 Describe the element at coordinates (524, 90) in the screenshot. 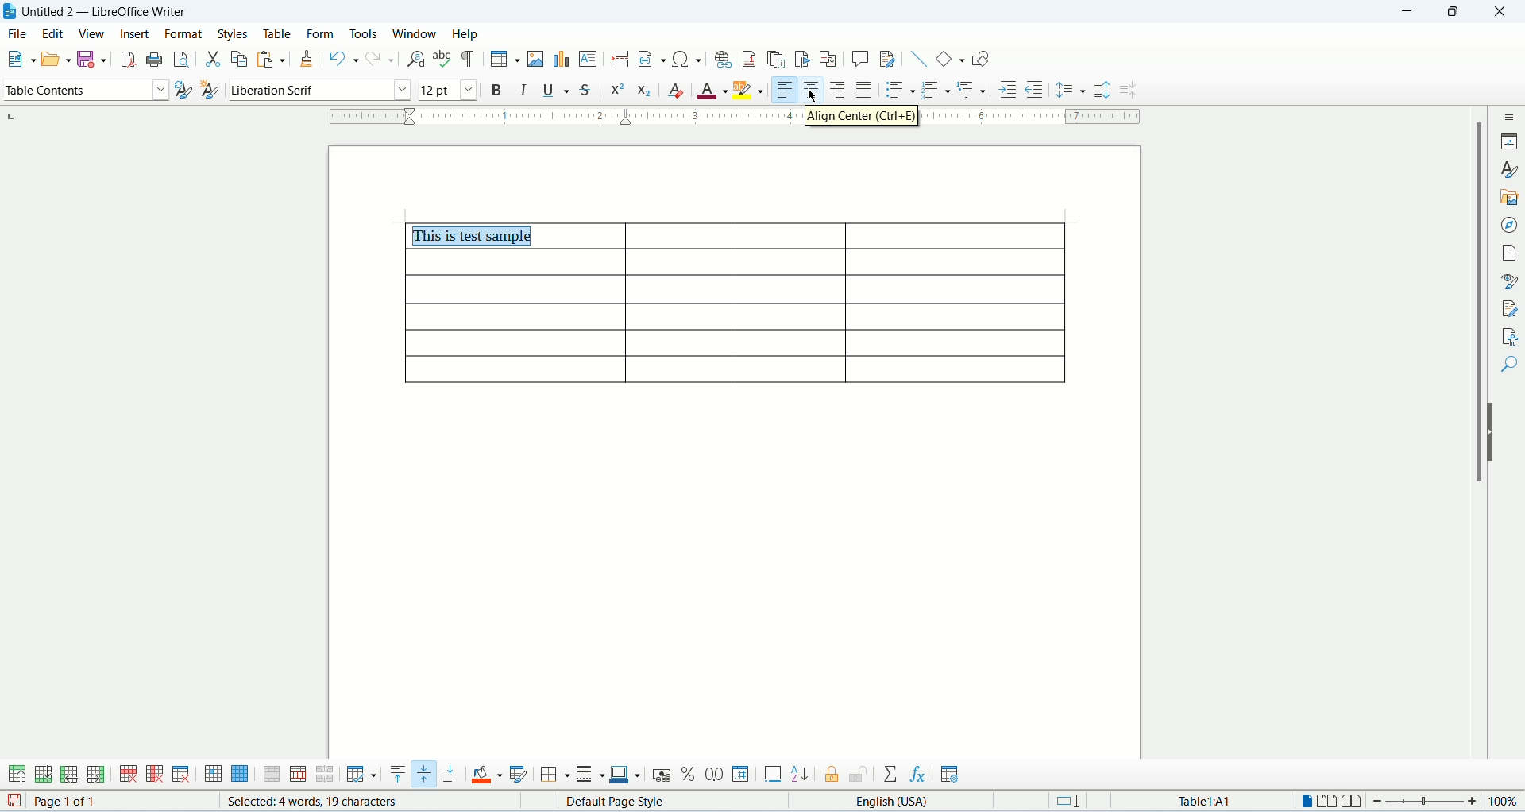

I see `italic` at that location.